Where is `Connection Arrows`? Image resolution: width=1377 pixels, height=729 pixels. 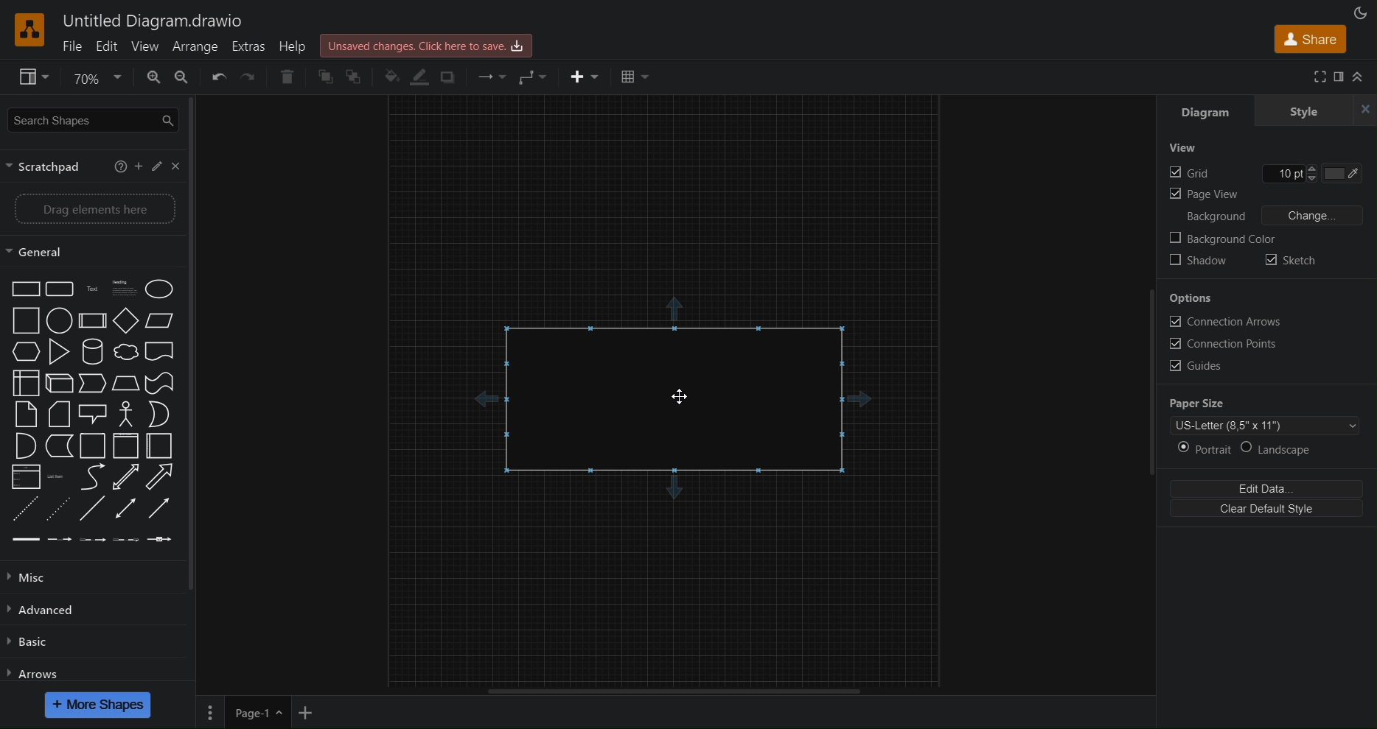 Connection Arrows is located at coordinates (1227, 323).